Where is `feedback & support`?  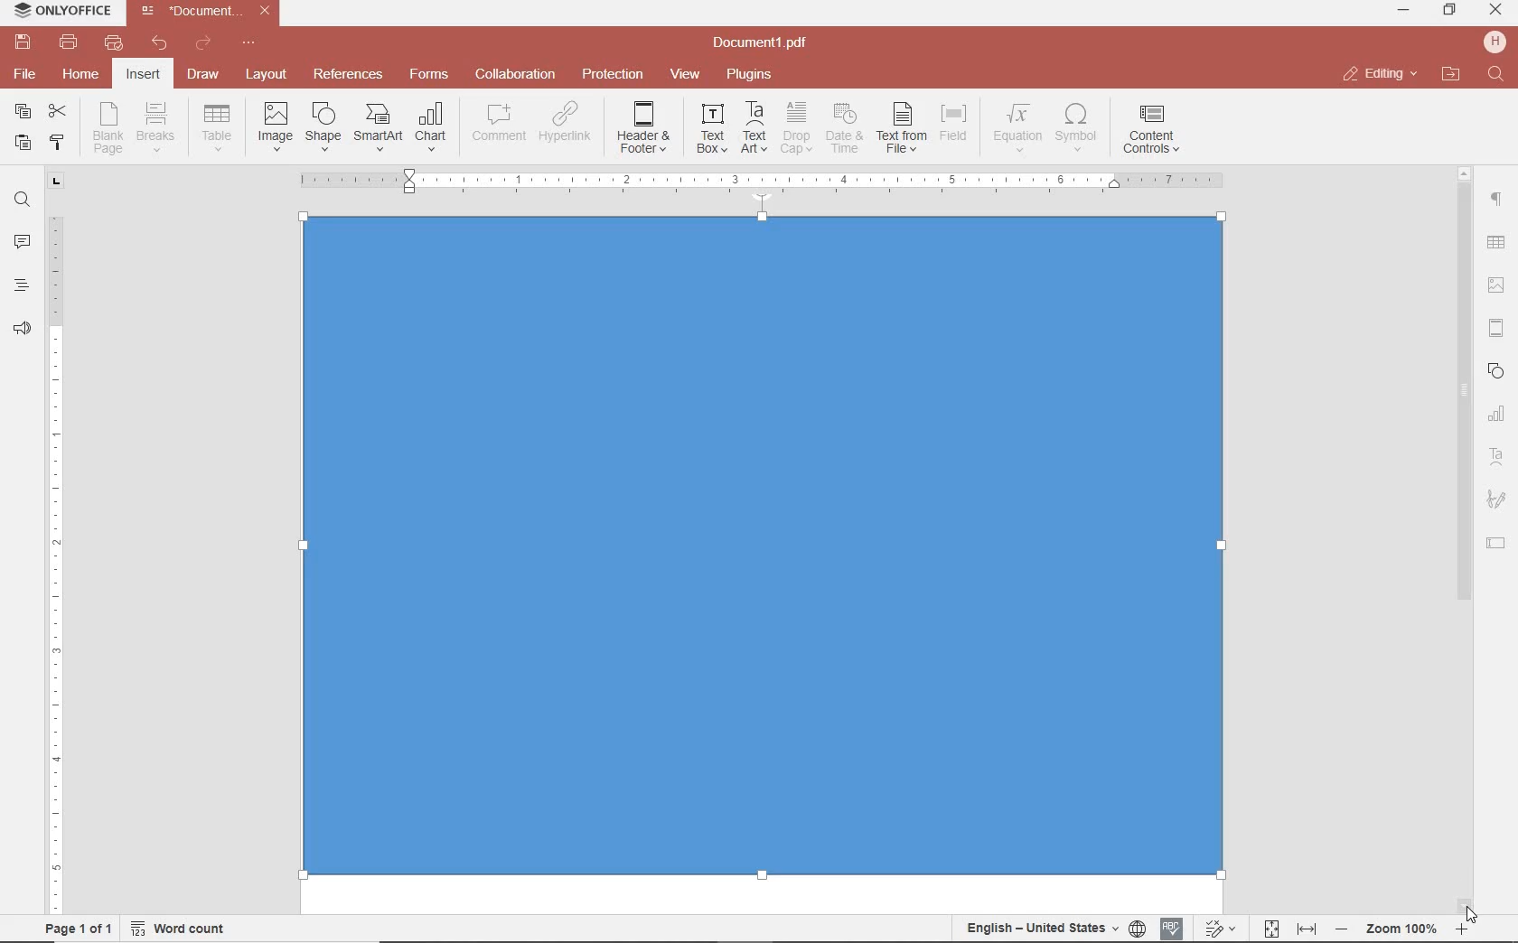
feedback & support is located at coordinates (23, 330).